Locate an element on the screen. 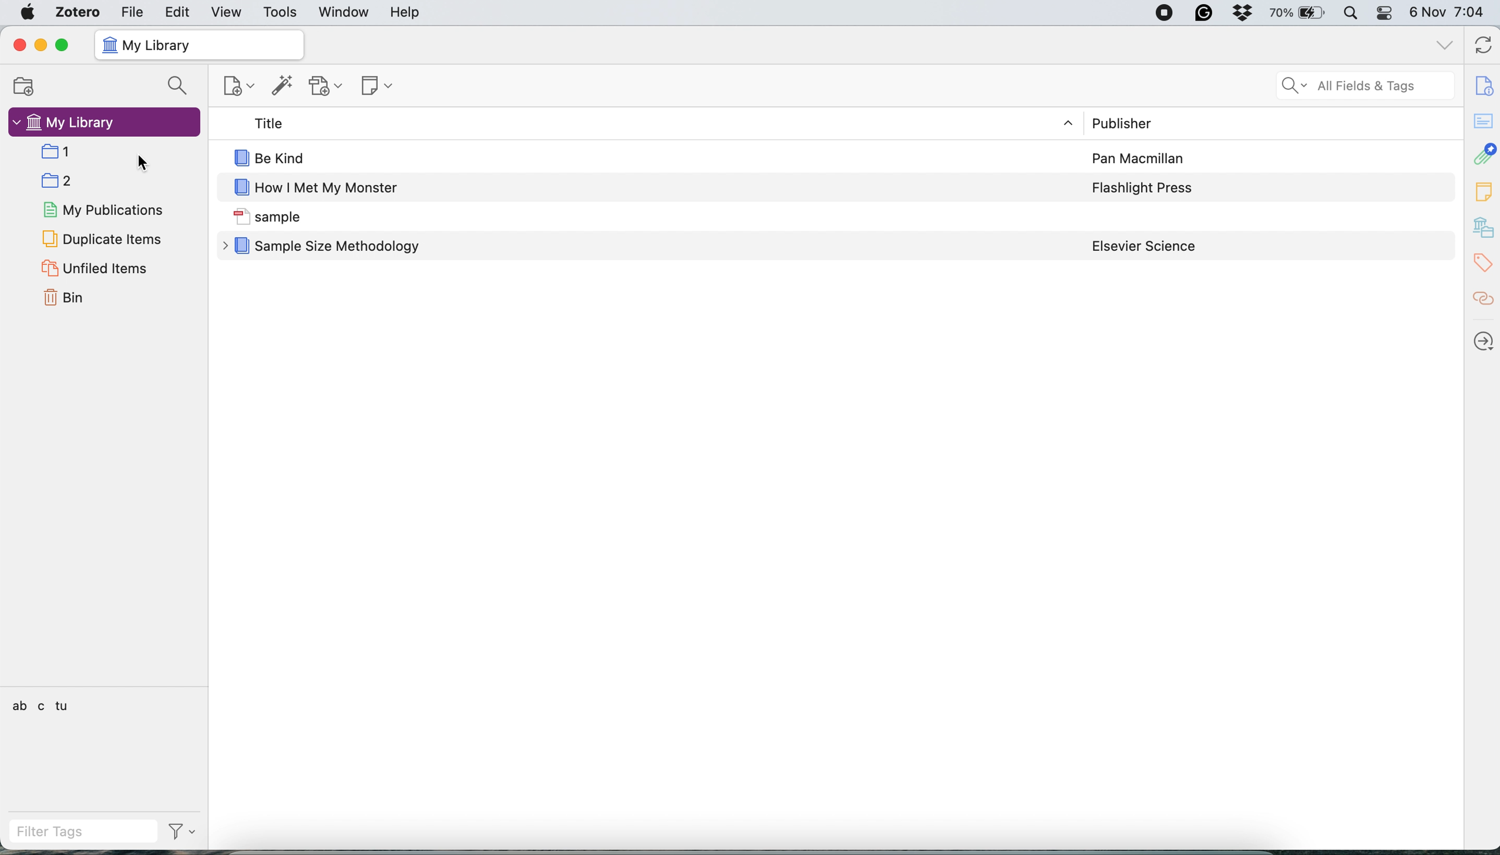  duplicate items is located at coordinates (102, 238).